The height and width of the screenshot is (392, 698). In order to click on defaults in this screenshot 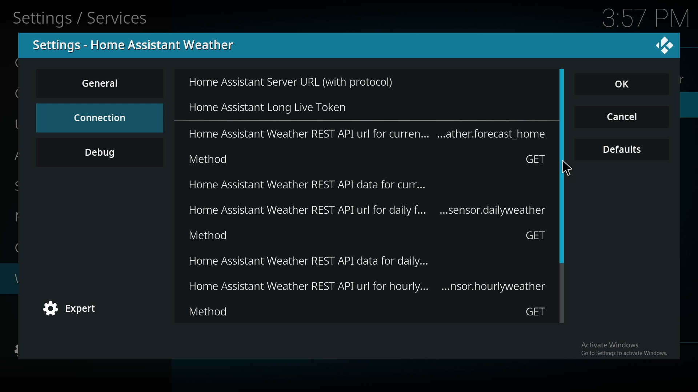, I will do `click(622, 150)`.